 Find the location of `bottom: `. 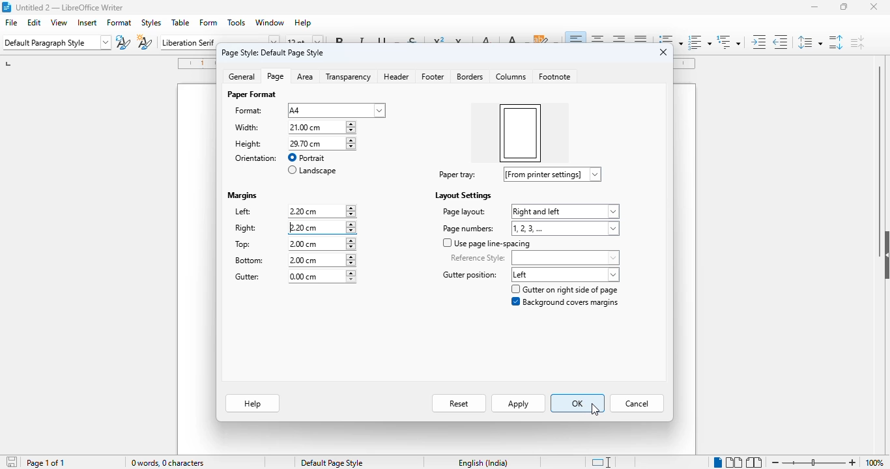

bottom:  is located at coordinates (249, 260).